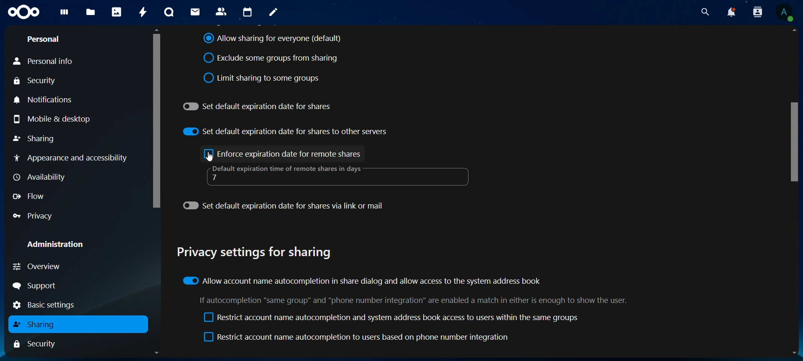 The image size is (803, 361). I want to click on sharing, so click(38, 325).